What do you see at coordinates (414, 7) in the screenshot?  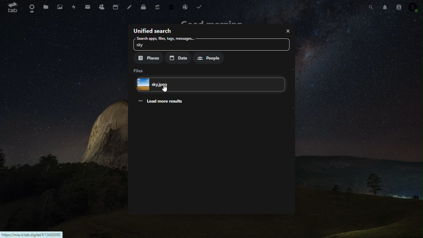 I see `Account icon ` at bounding box center [414, 7].